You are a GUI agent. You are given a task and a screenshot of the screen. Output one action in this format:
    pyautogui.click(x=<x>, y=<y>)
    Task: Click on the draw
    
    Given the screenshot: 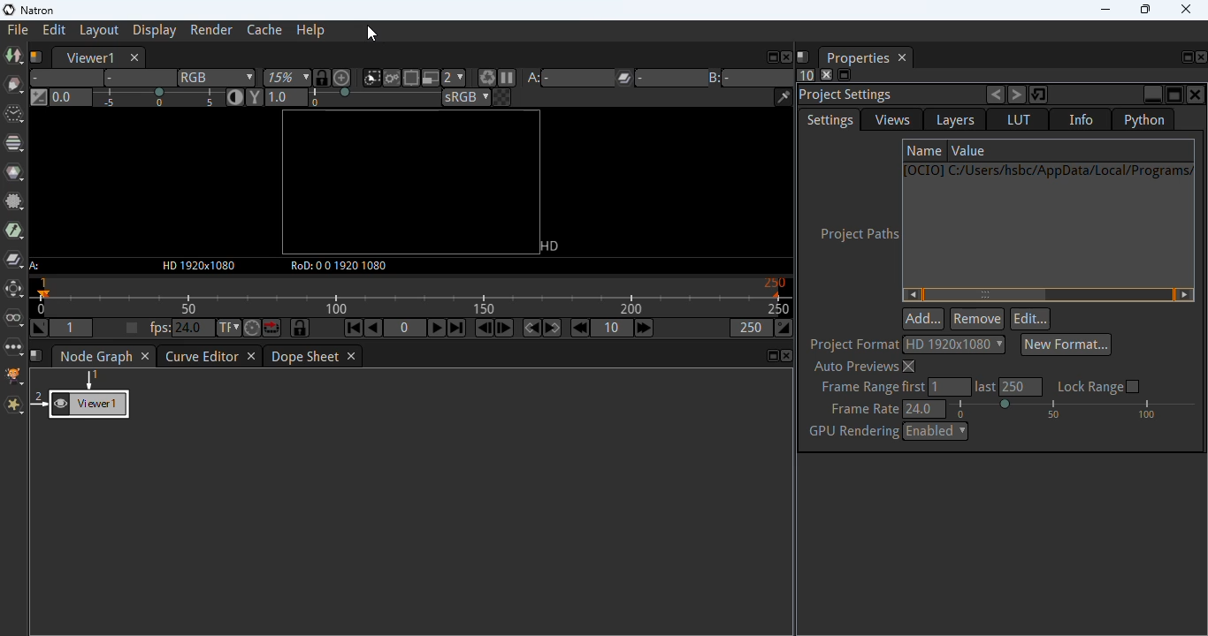 What is the action you would take?
    pyautogui.click(x=13, y=86)
    